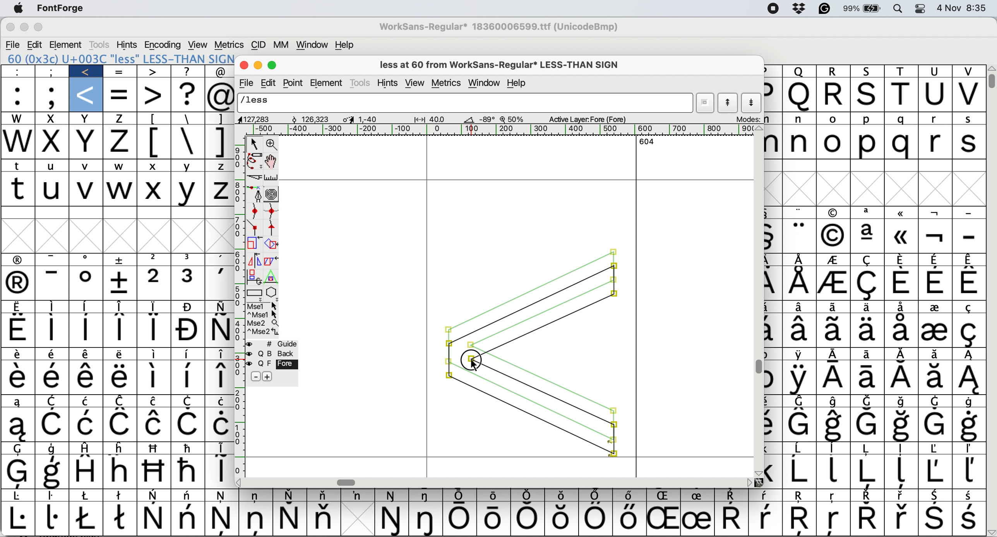 This screenshot has width=997, height=537. What do you see at coordinates (393, 496) in the screenshot?
I see `Symbol` at bounding box center [393, 496].